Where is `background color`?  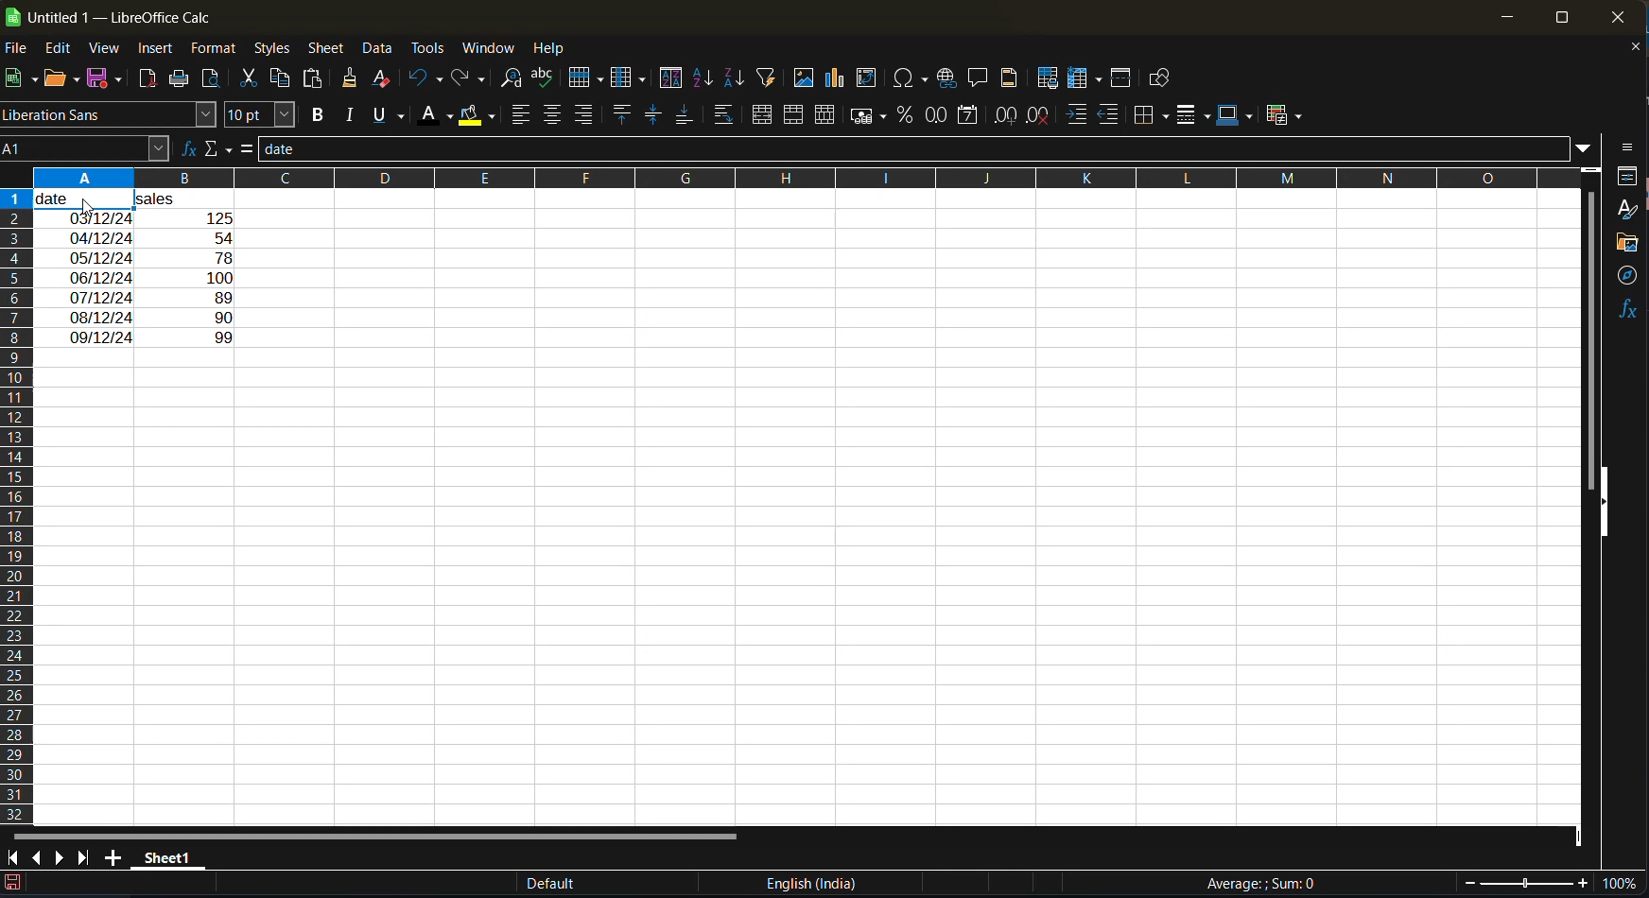 background color is located at coordinates (477, 117).